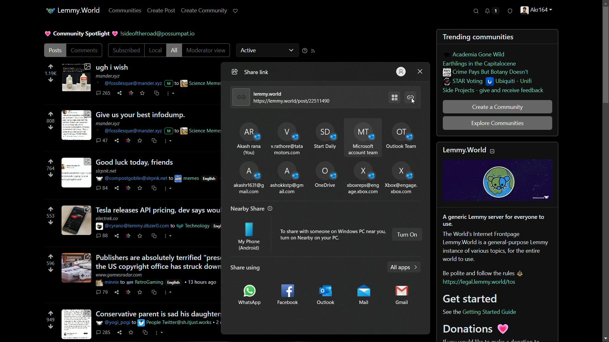 Image resolution: width=609 pixels, height=342 pixels. What do you see at coordinates (463, 82) in the screenshot?
I see `star voting` at bounding box center [463, 82].